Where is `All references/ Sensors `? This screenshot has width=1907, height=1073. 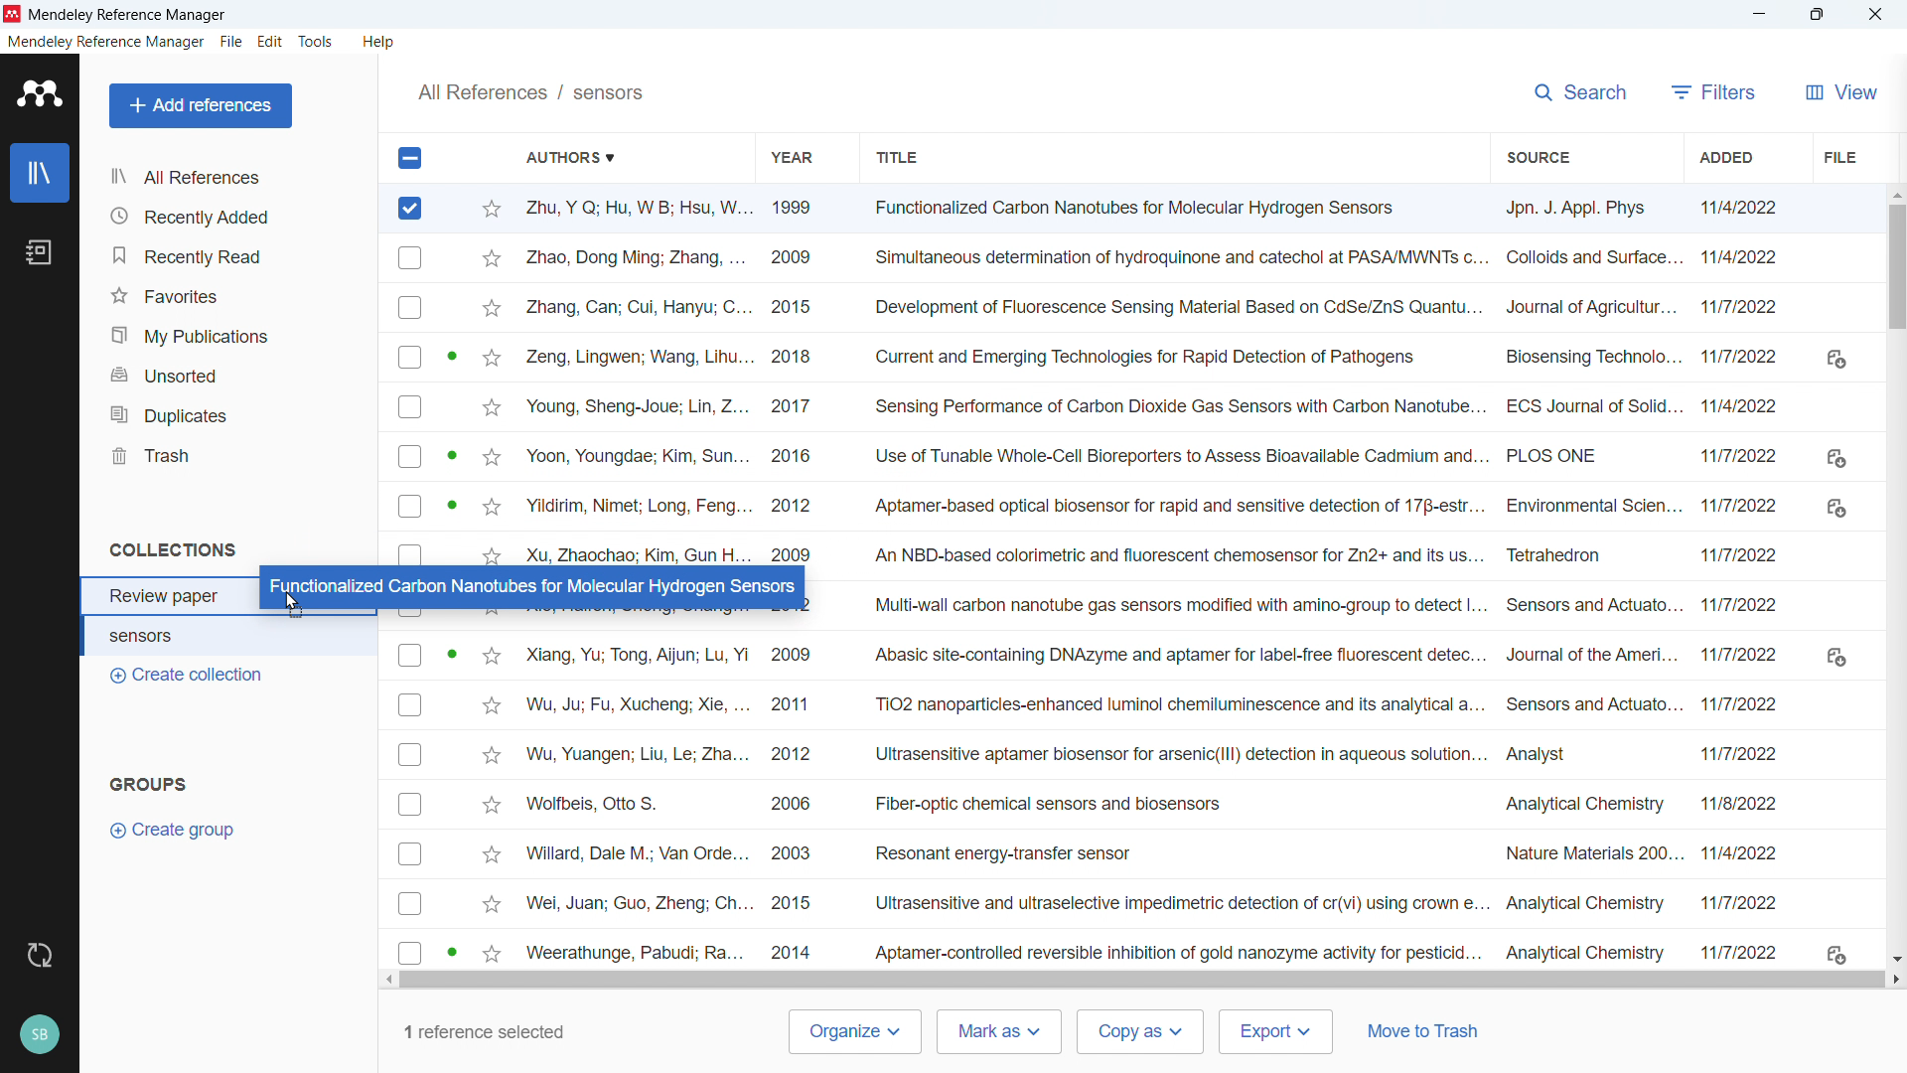 All references/ Sensors  is located at coordinates (530, 91).